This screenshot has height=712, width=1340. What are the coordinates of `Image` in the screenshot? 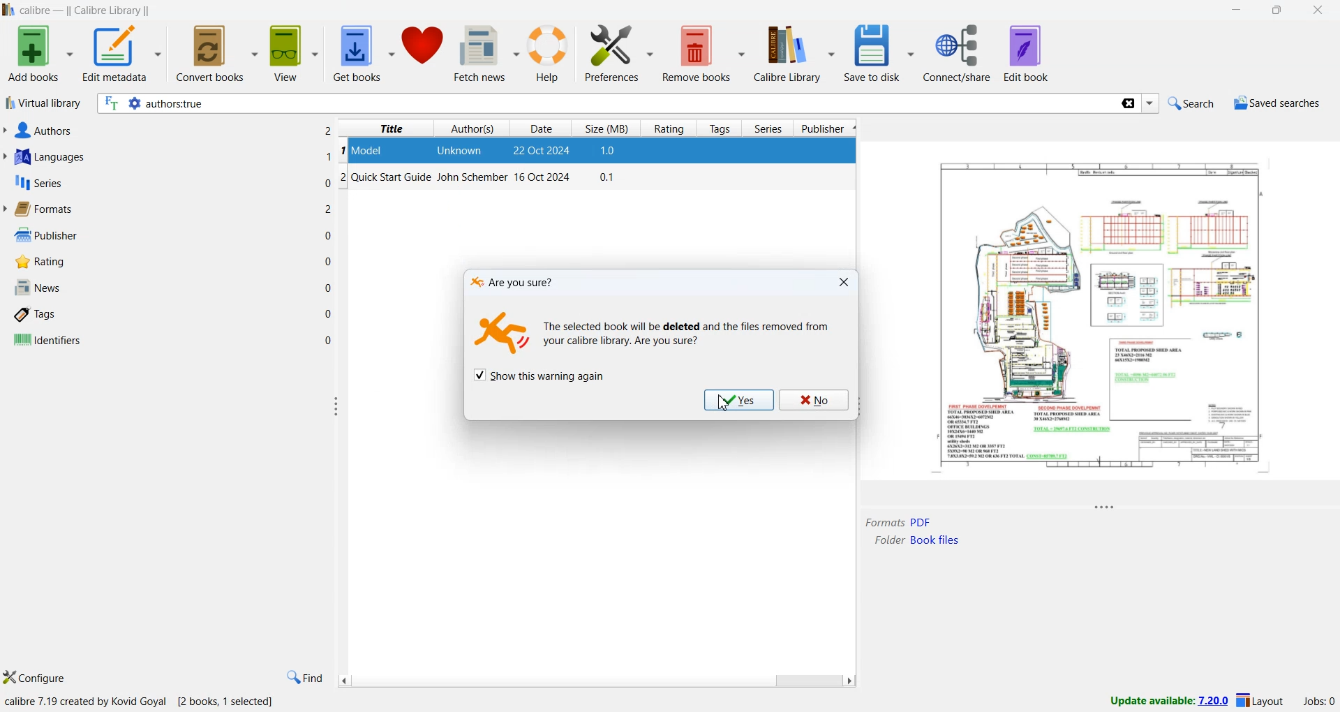 It's located at (504, 334).